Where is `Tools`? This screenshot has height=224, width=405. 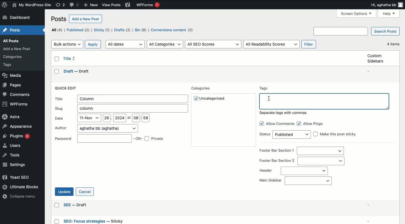
Tools is located at coordinates (14, 156).